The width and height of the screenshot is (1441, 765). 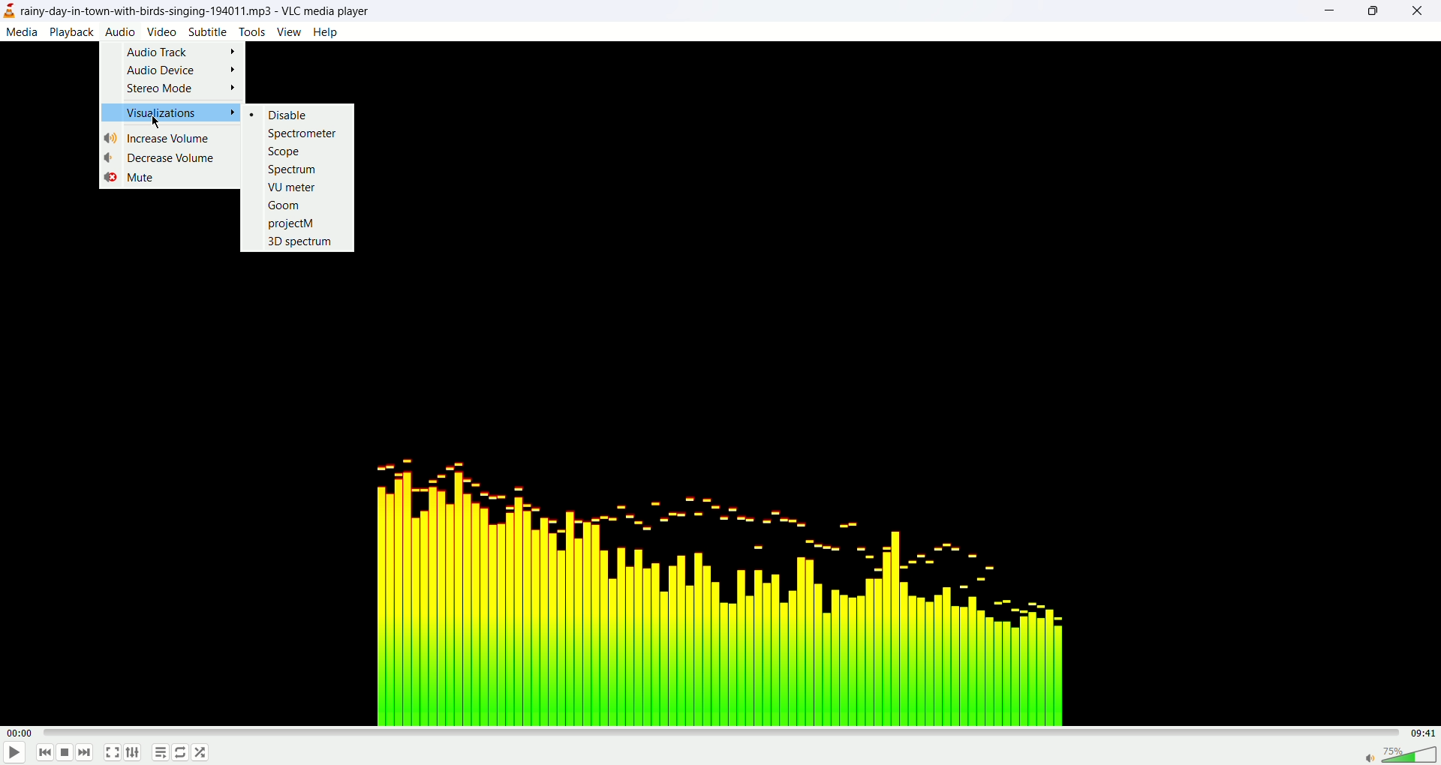 I want to click on total time, so click(x=1424, y=732).